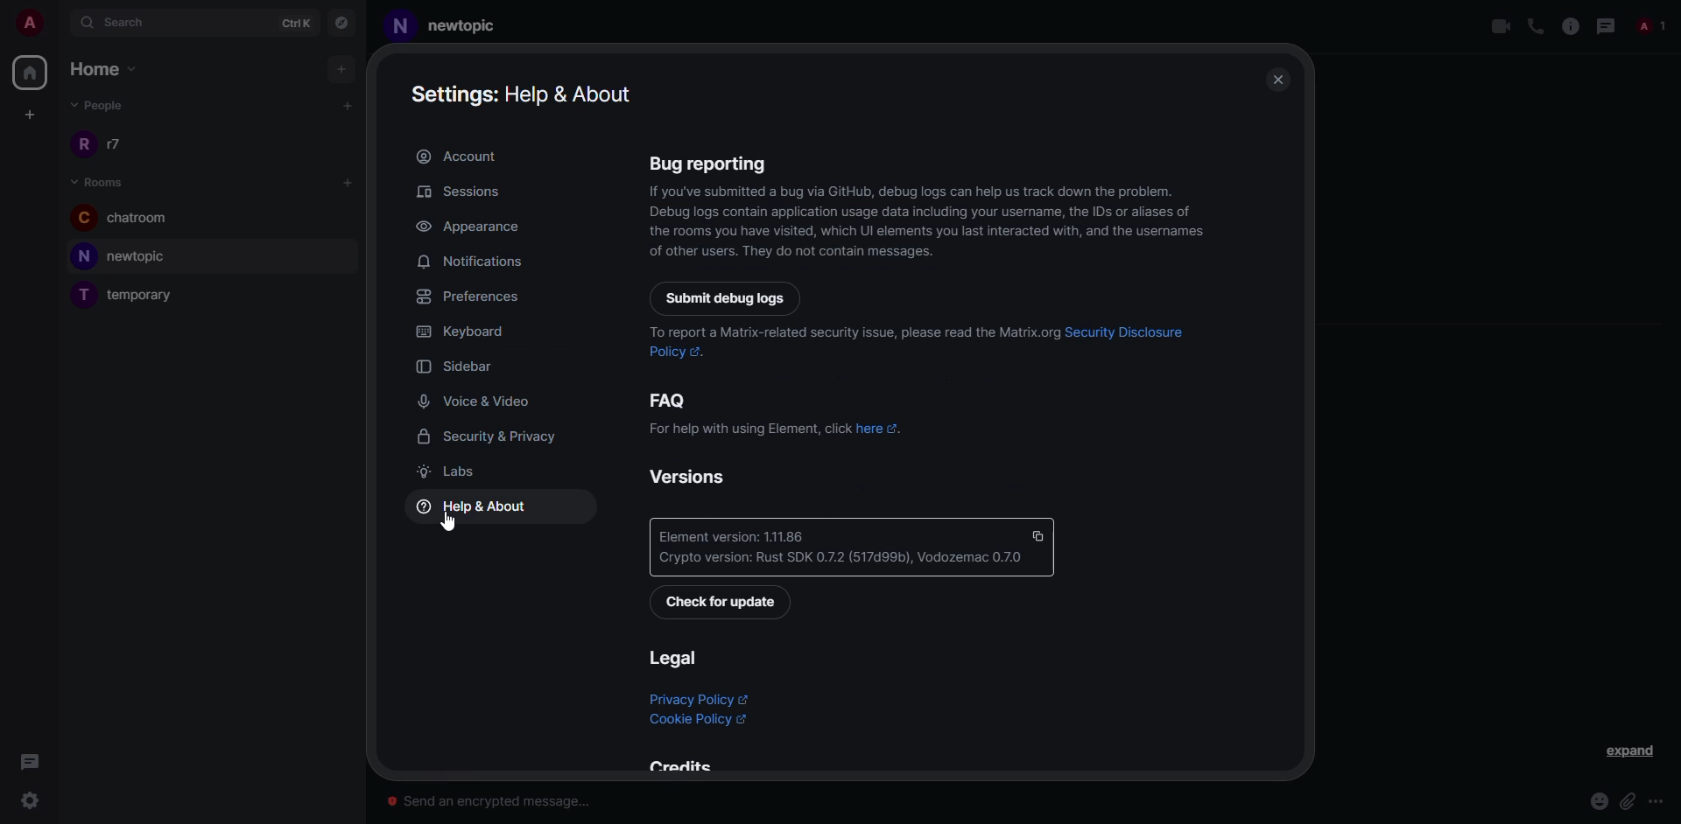  What do you see at coordinates (699, 720) in the screenshot?
I see `cookie policy` at bounding box center [699, 720].